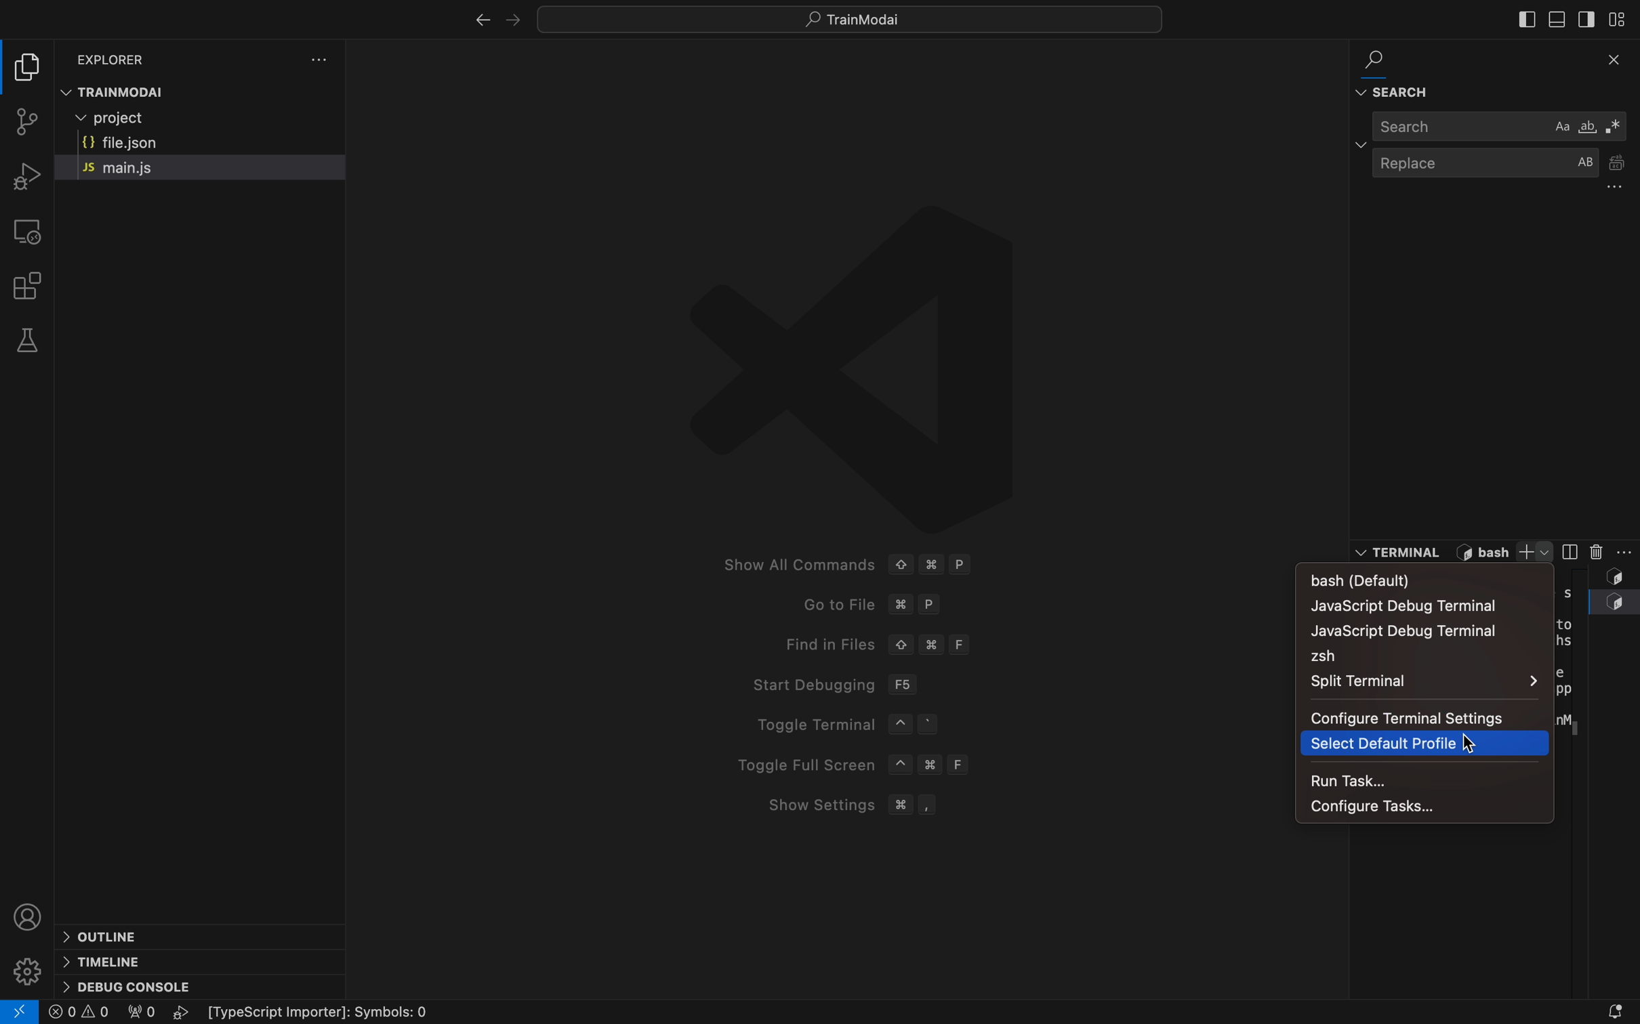  Describe the element at coordinates (1622, 18) in the screenshot. I see `layout` at that location.